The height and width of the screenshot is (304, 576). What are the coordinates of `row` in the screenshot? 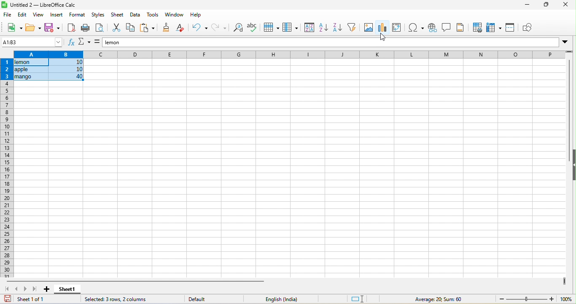 It's located at (273, 27).